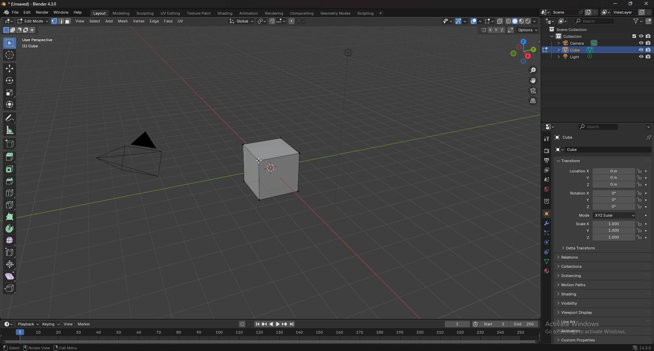  Describe the element at coordinates (10, 55) in the screenshot. I see `cursor` at that location.